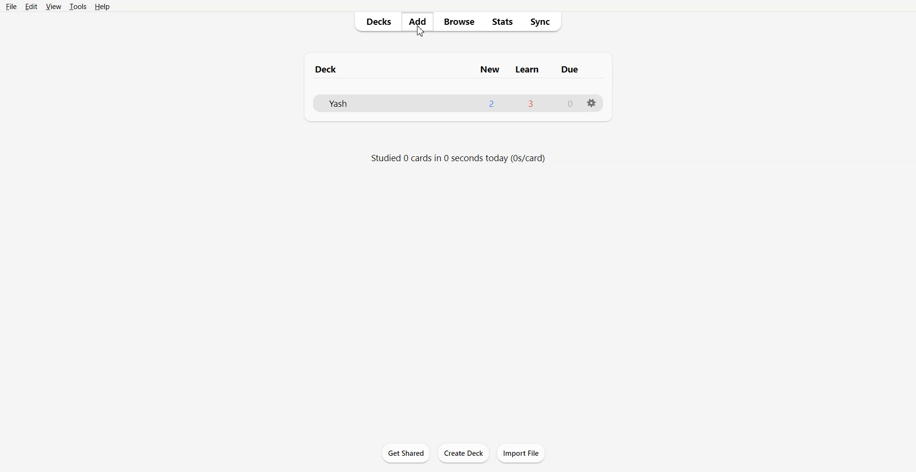  What do you see at coordinates (419, 31) in the screenshot?
I see `Cursor` at bounding box center [419, 31].